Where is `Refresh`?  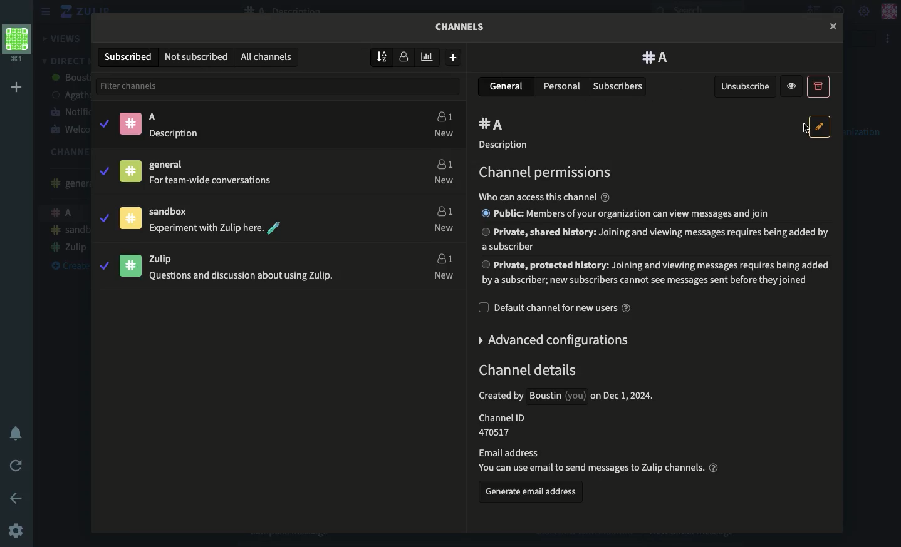
Refresh is located at coordinates (16, 467).